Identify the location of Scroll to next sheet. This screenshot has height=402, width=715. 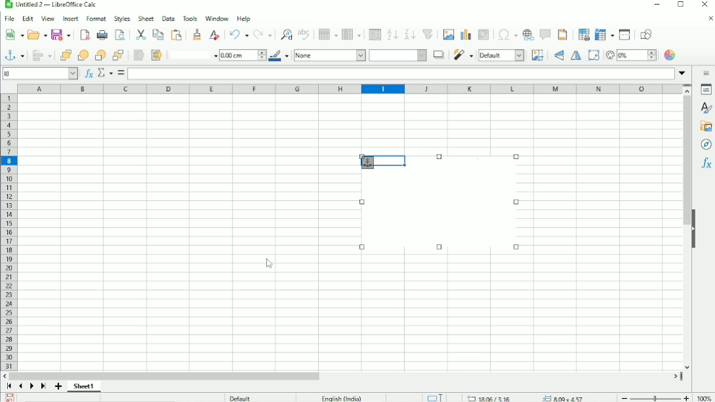
(32, 386).